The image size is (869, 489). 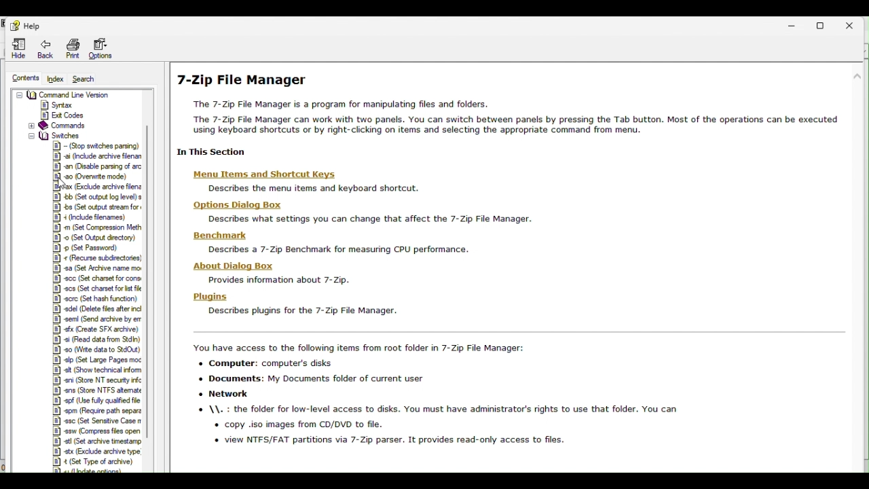 What do you see at coordinates (95, 338) in the screenshot?
I see `[8] +i (Read data from Stdin)` at bounding box center [95, 338].